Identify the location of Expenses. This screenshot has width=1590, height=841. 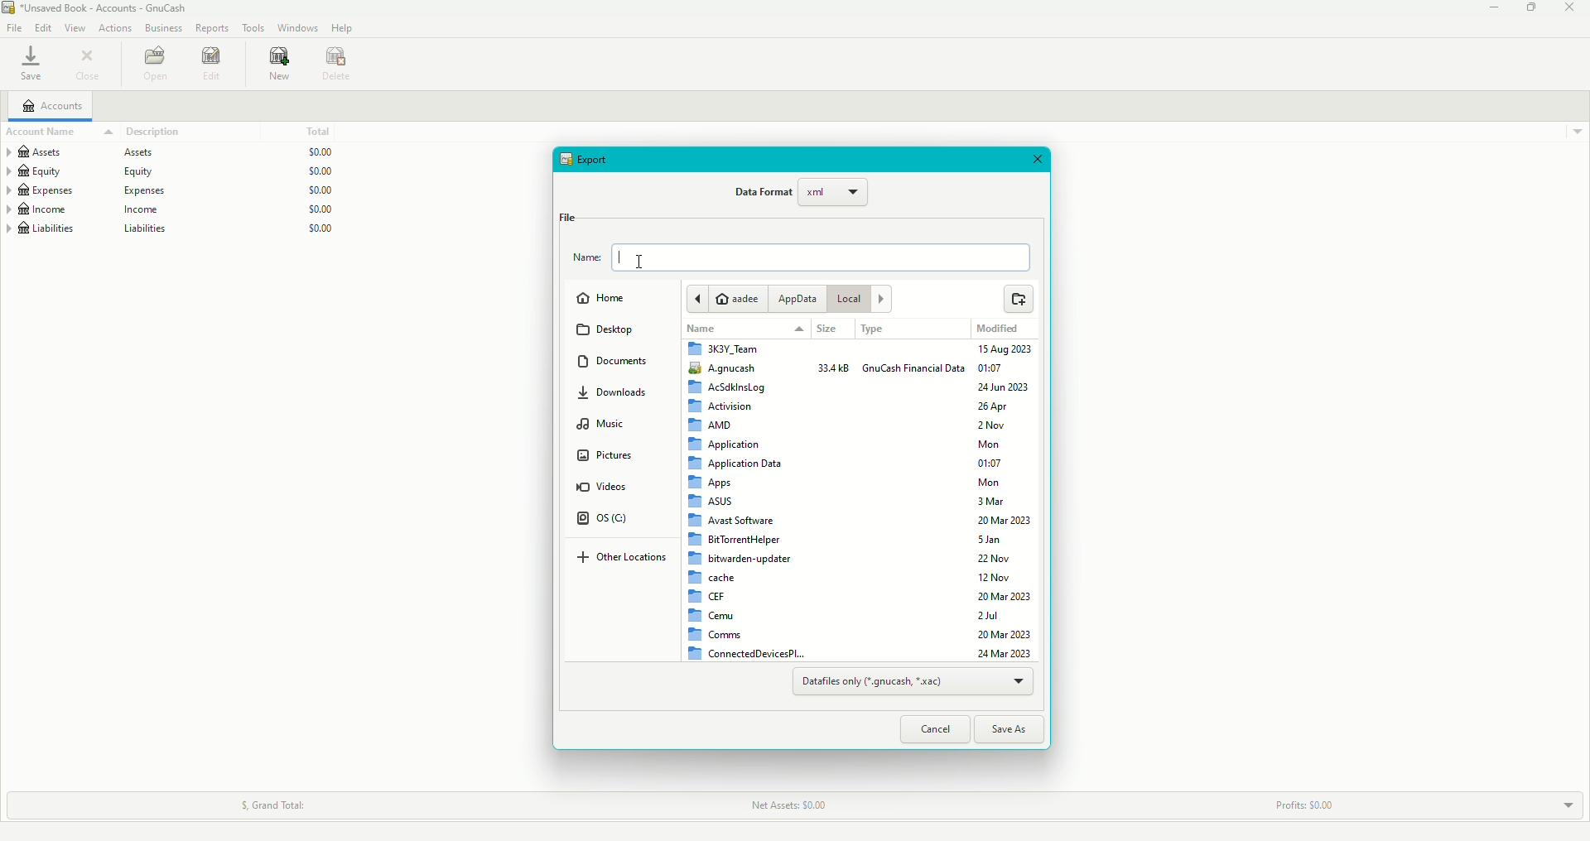
(173, 189).